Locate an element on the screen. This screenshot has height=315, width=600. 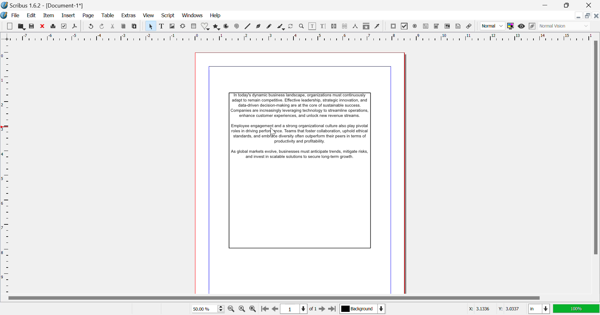
Last Page is located at coordinates (332, 309).